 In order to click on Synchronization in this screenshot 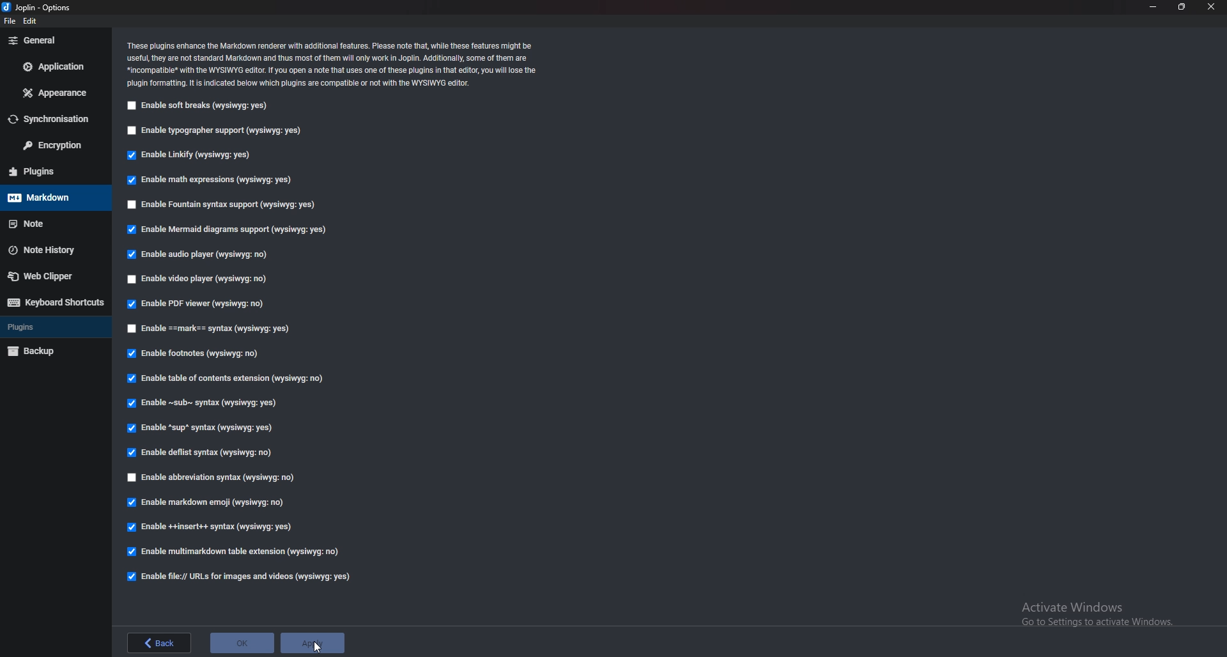, I will do `click(50, 119)`.